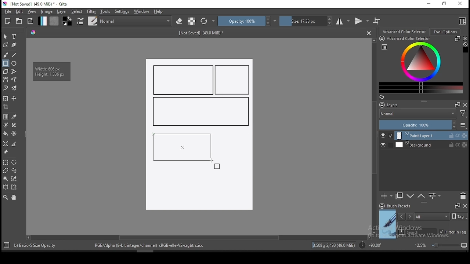 Image resolution: width=470 pixels, height=264 pixels. Describe the element at coordinates (377, 21) in the screenshot. I see `wrap around mode` at that location.